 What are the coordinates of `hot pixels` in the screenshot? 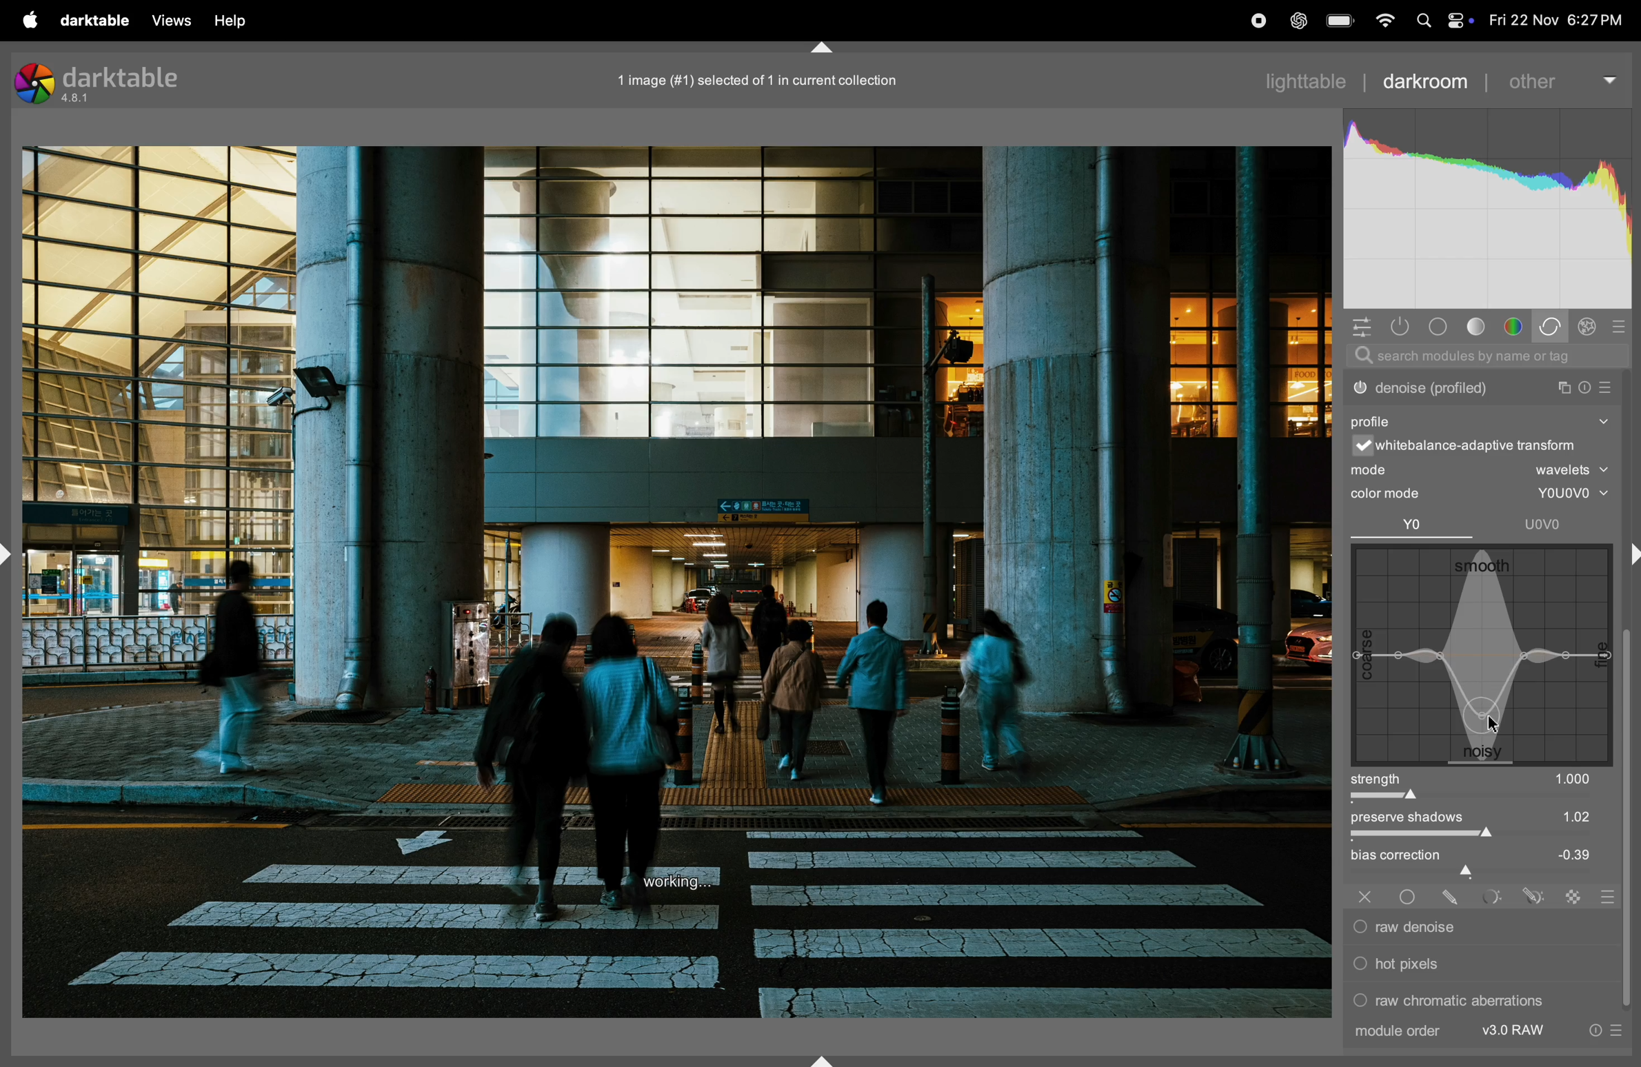 It's located at (1459, 964).